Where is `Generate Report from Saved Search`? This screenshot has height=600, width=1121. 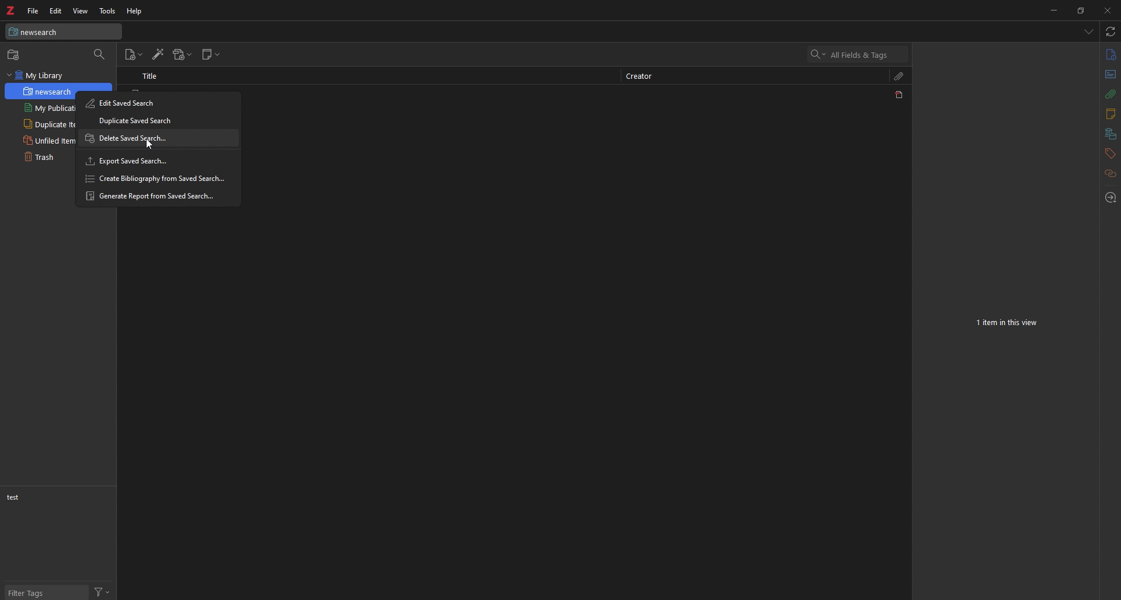 Generate Report from Saved Search is located at coordinates (148, 196).